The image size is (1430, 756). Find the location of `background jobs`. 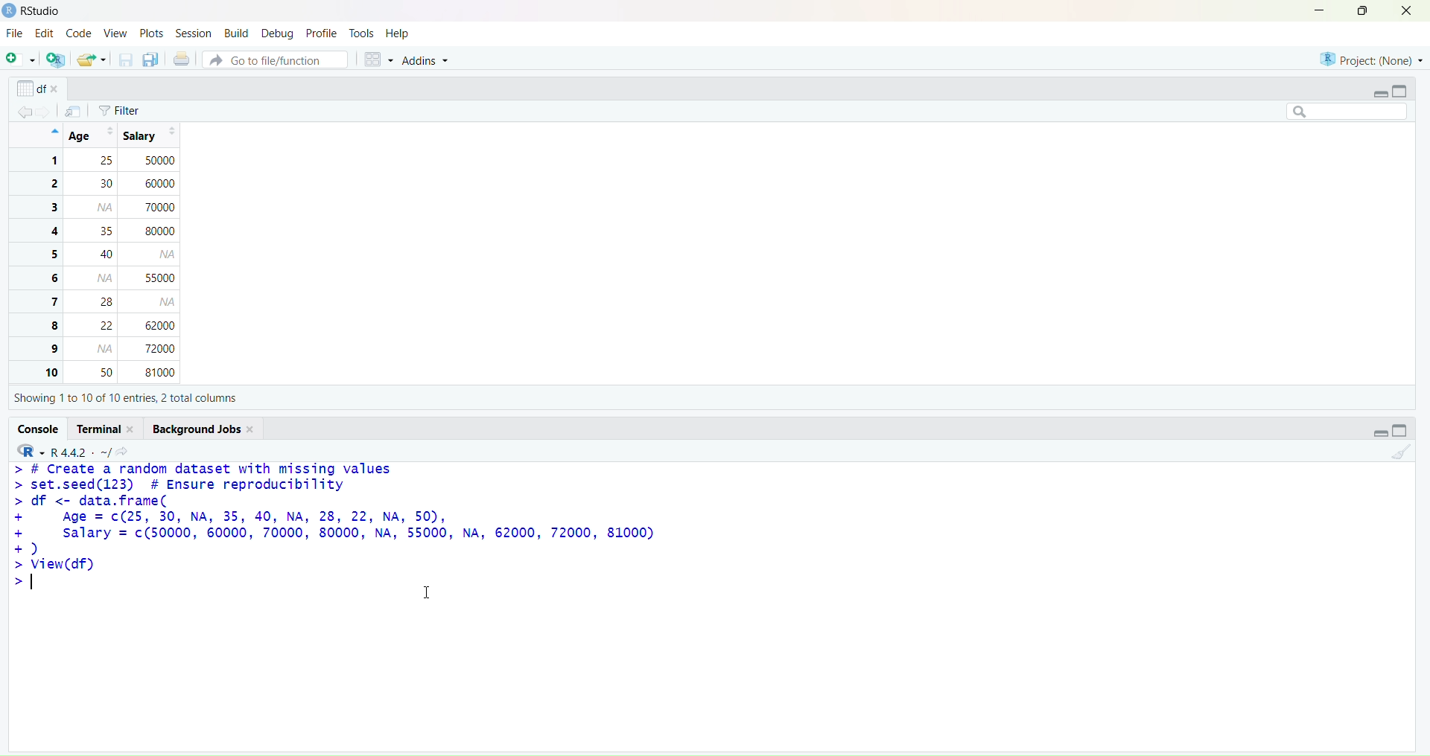

background jobs is located at coordinates (207, 428).